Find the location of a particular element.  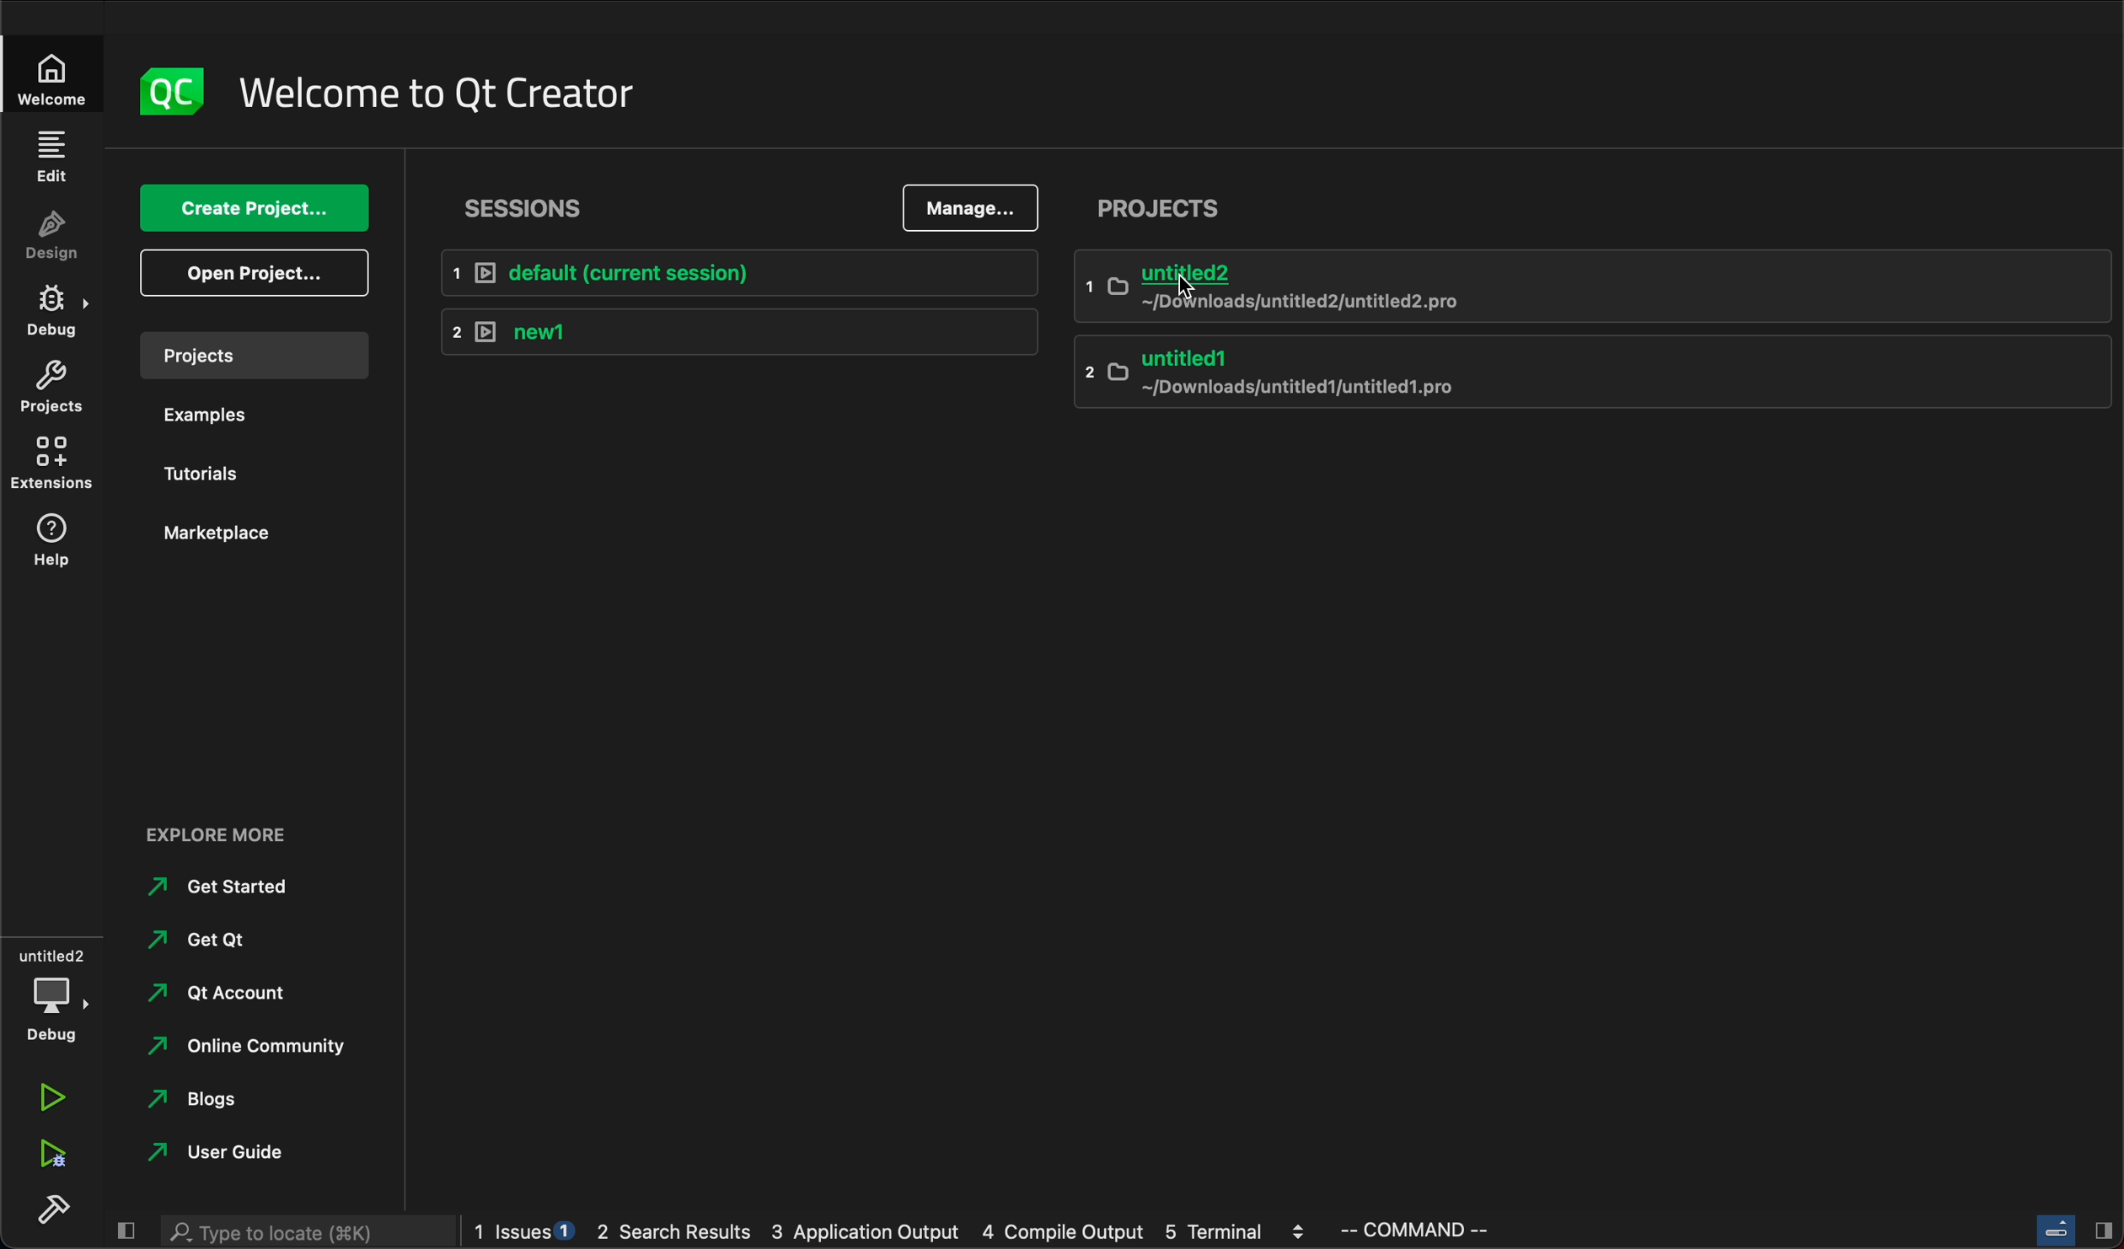

untitled2 is located at coordinates (1599, 285).